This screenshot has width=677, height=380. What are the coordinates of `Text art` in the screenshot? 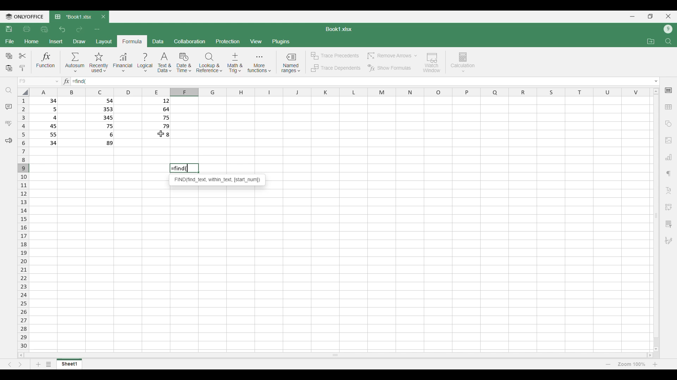 It's located at (668, 191).